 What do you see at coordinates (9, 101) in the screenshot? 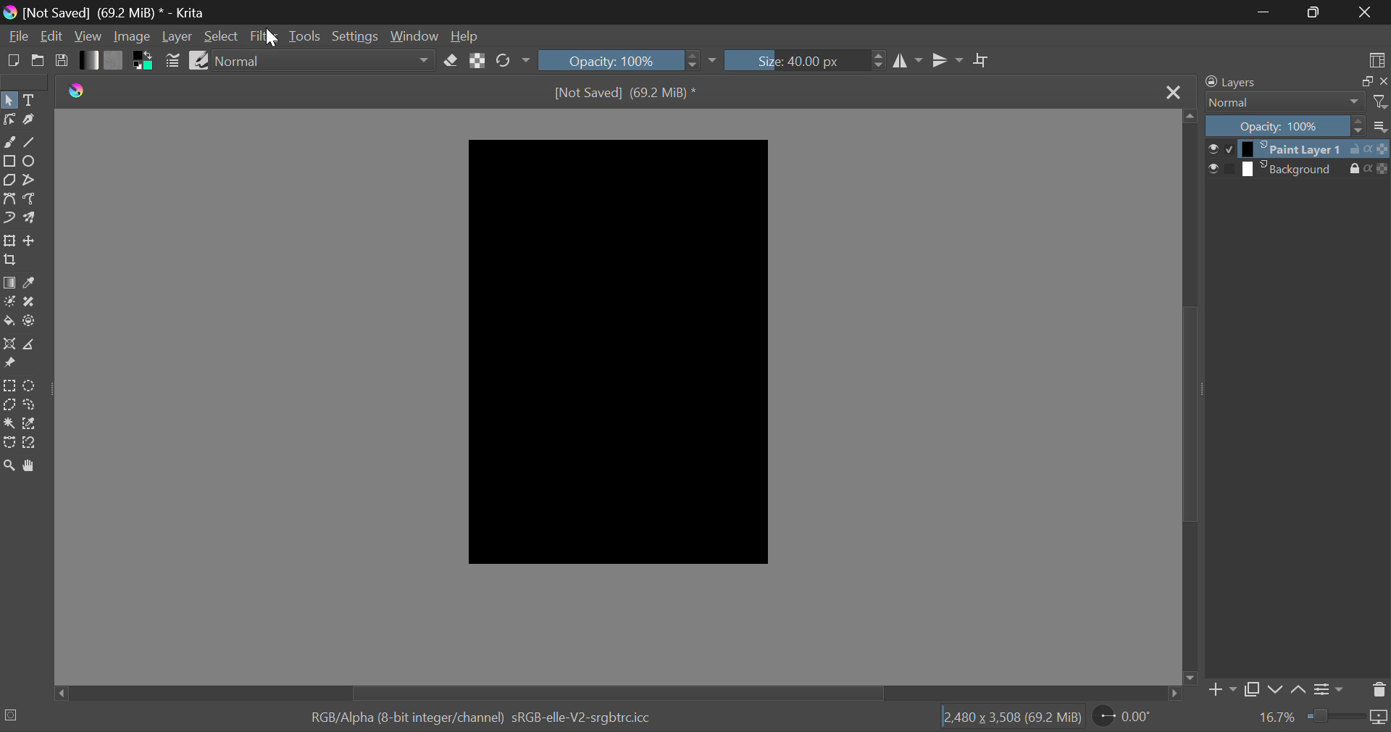
I see `Select` at bounding box center [9, 101].